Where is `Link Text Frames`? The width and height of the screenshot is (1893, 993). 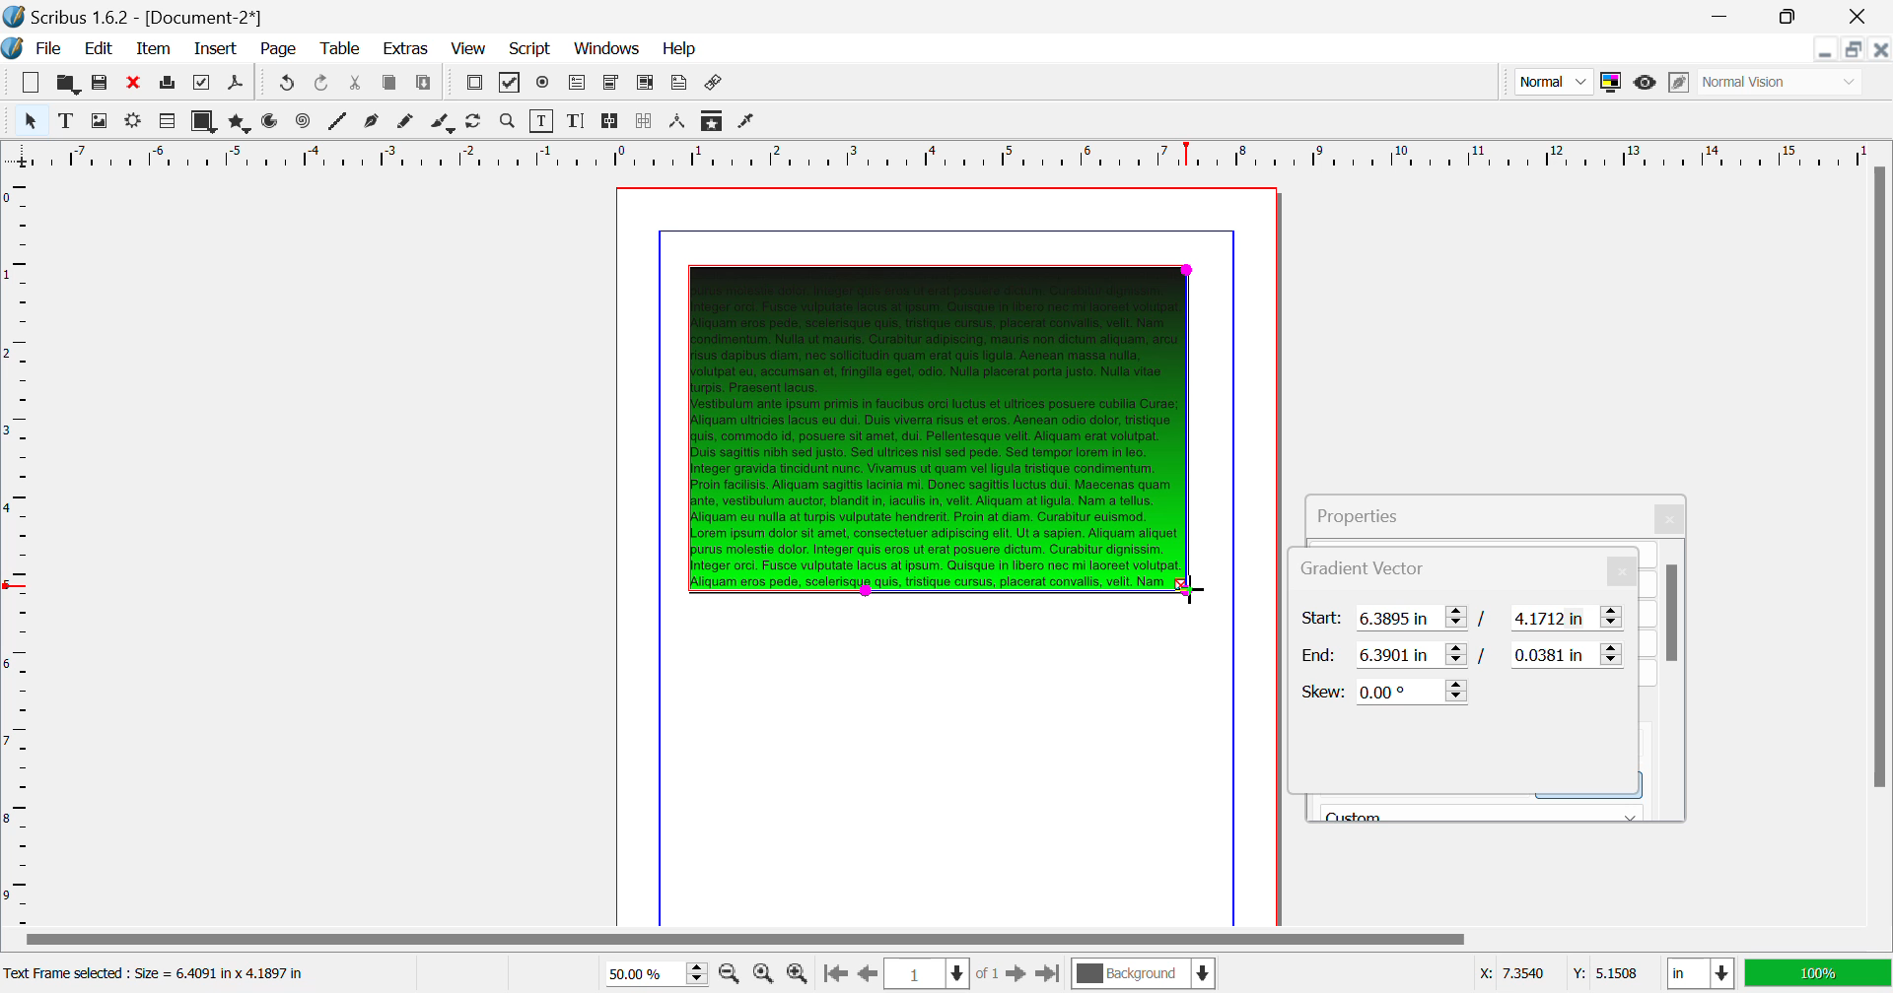
Link Text Frames is located at coordinates (611, 122).